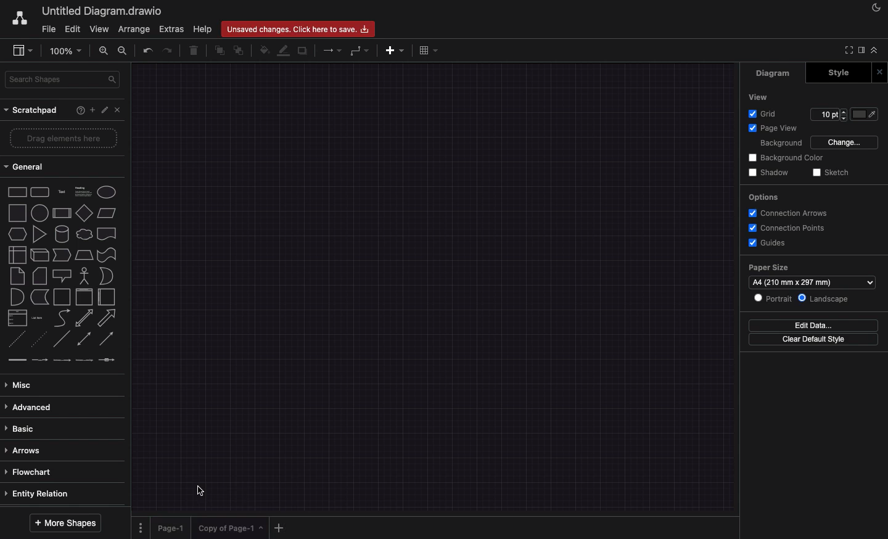 This screenshot has width=888, height=539. I want to click on entity relation, so click(39, 493).